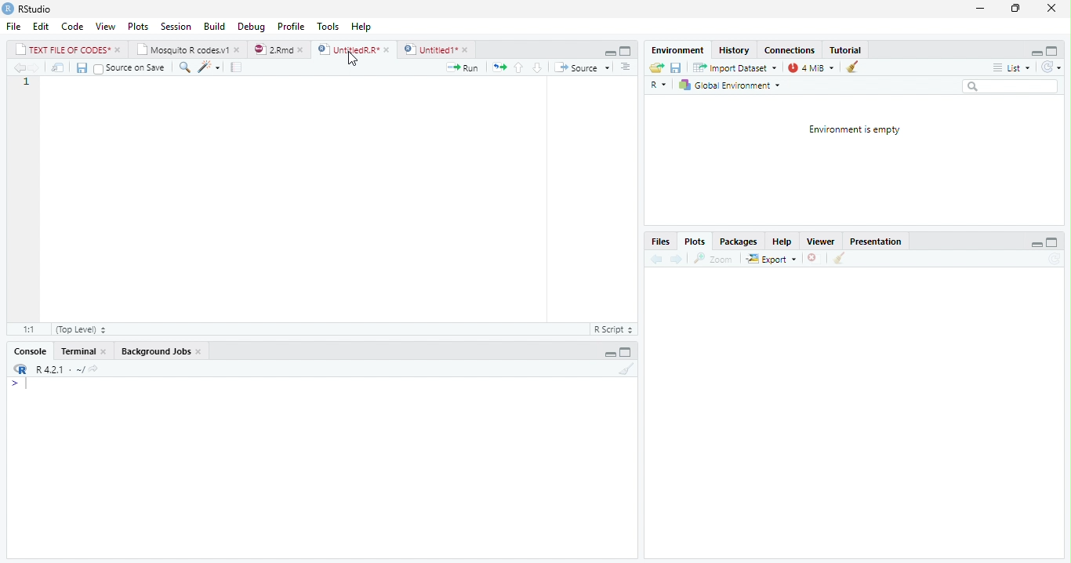 The height and width of the screenshot is (563, 1071). I want to click on Mosautto & cosesy, so click(191, 50).